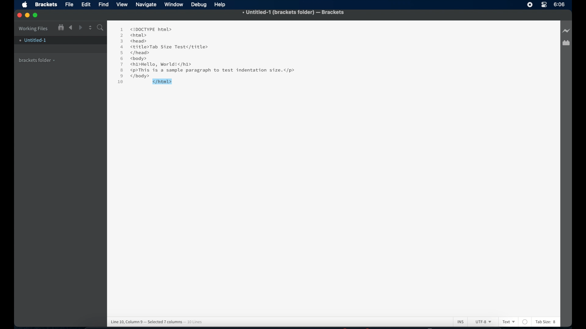  Describe the element at coordinates (136, 59) in the screenshot. I see `6 <body>` at that location.